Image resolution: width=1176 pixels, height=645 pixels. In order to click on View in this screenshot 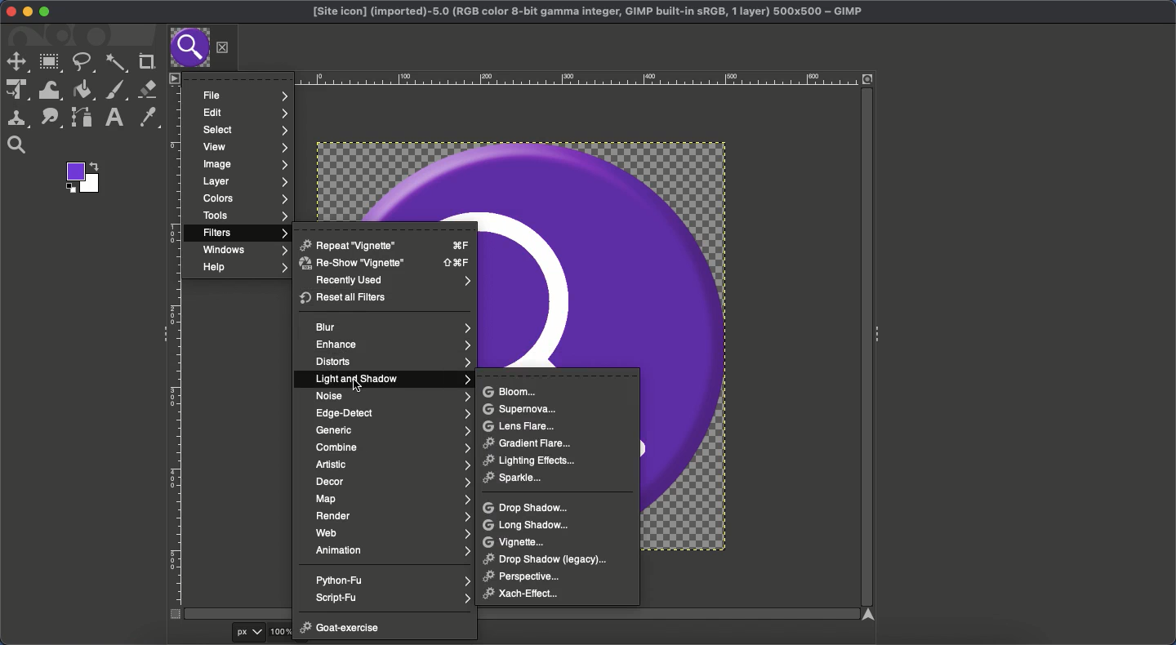, I will do `click(243, 146)`.